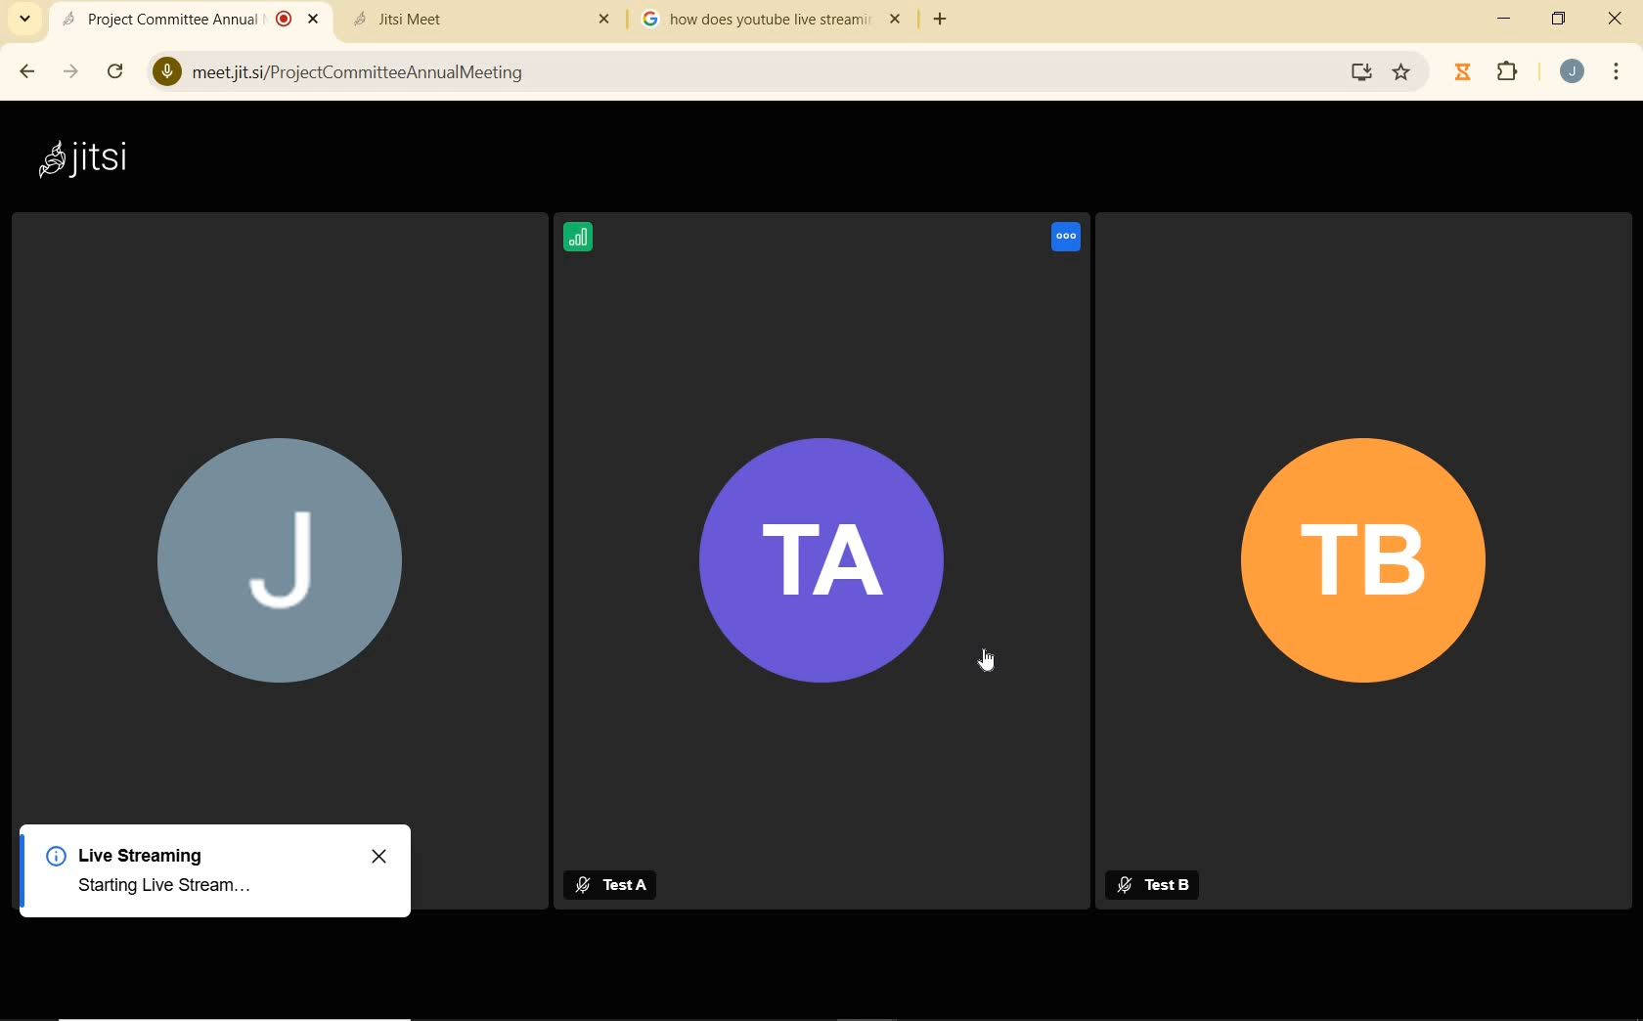  Describe the element at coordinates (1618, 19) in the screenshot. I see `close` at that location.